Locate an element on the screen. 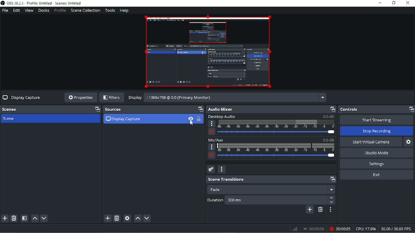  Open scene filters is located at coordinates (24, 219).